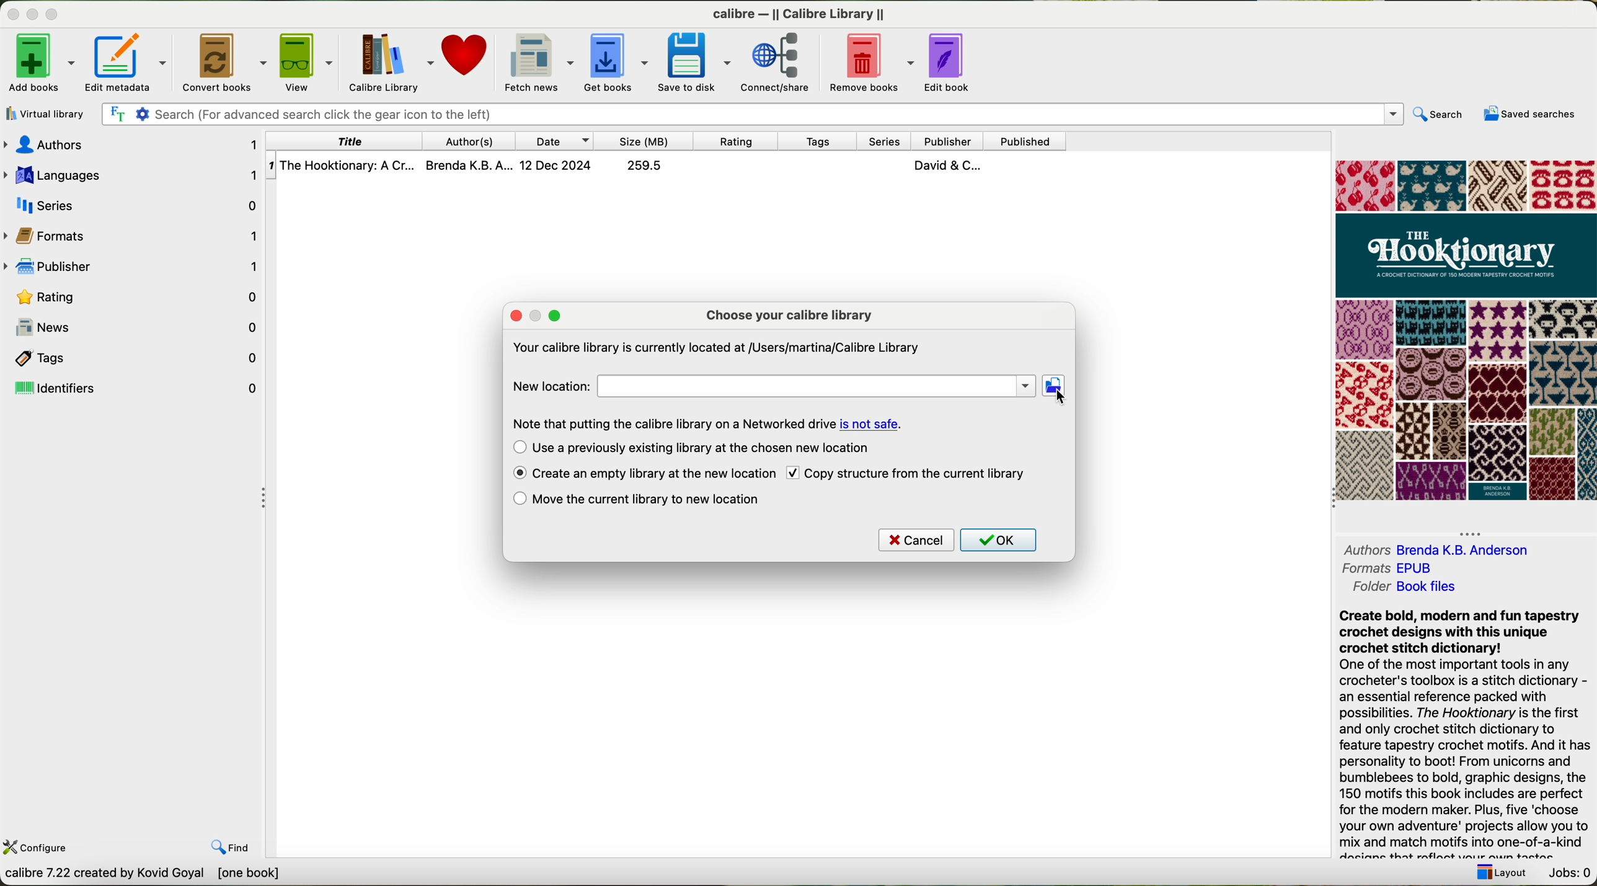 Image resolution: width=1597 pixels, height=886 pixels. I want to click on hide, so click(1471, 531).